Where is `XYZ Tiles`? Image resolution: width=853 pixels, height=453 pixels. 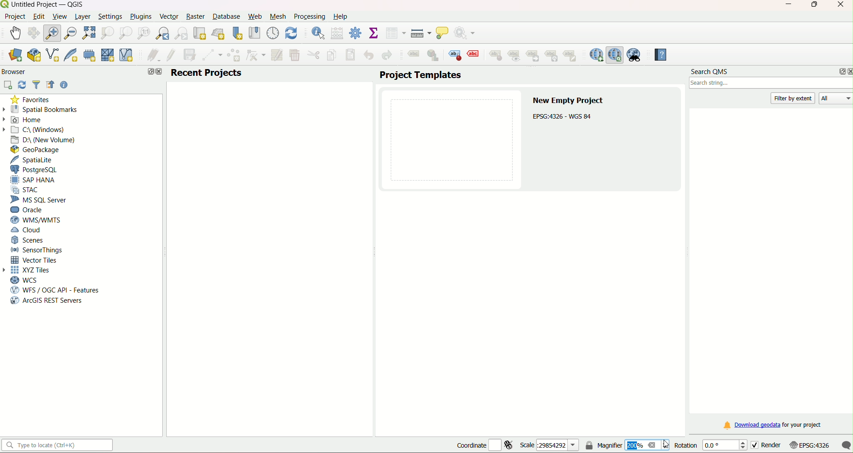 XYZ Tiles is located at coordinates (33, 271).